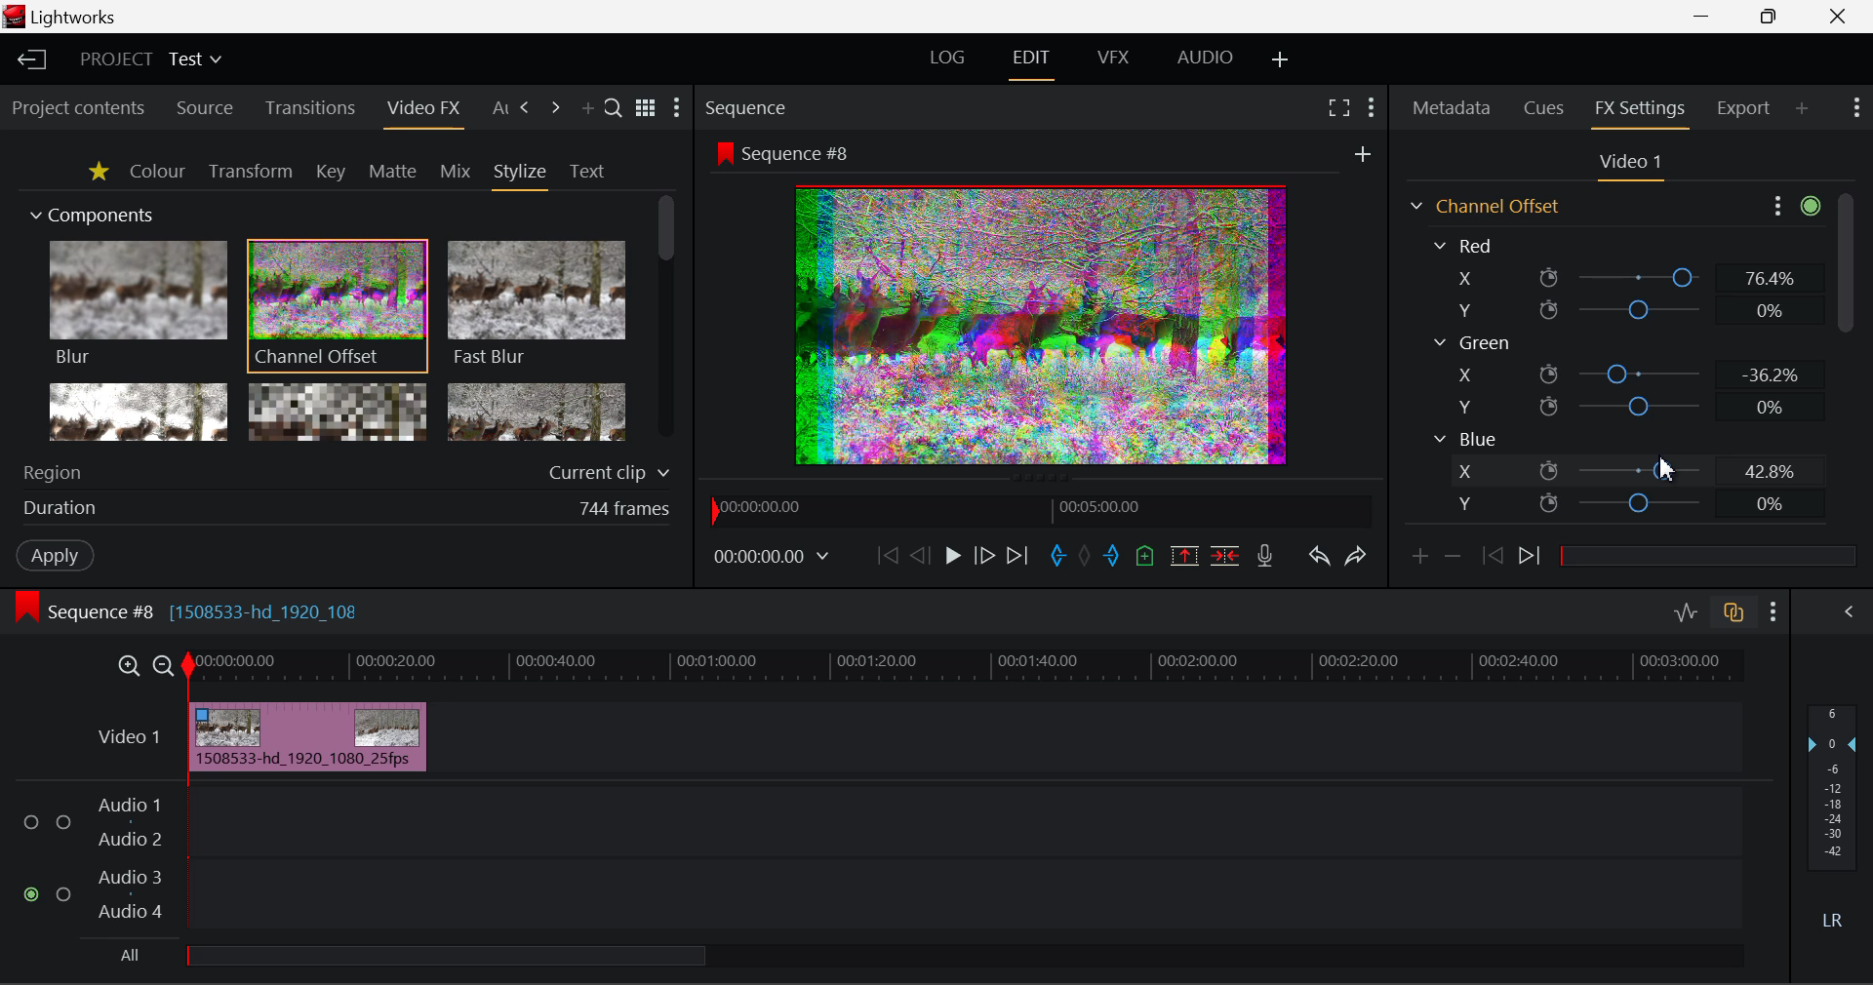 The image size is (1873, 985). I want to click on Frame Duration, so click(347, 510).